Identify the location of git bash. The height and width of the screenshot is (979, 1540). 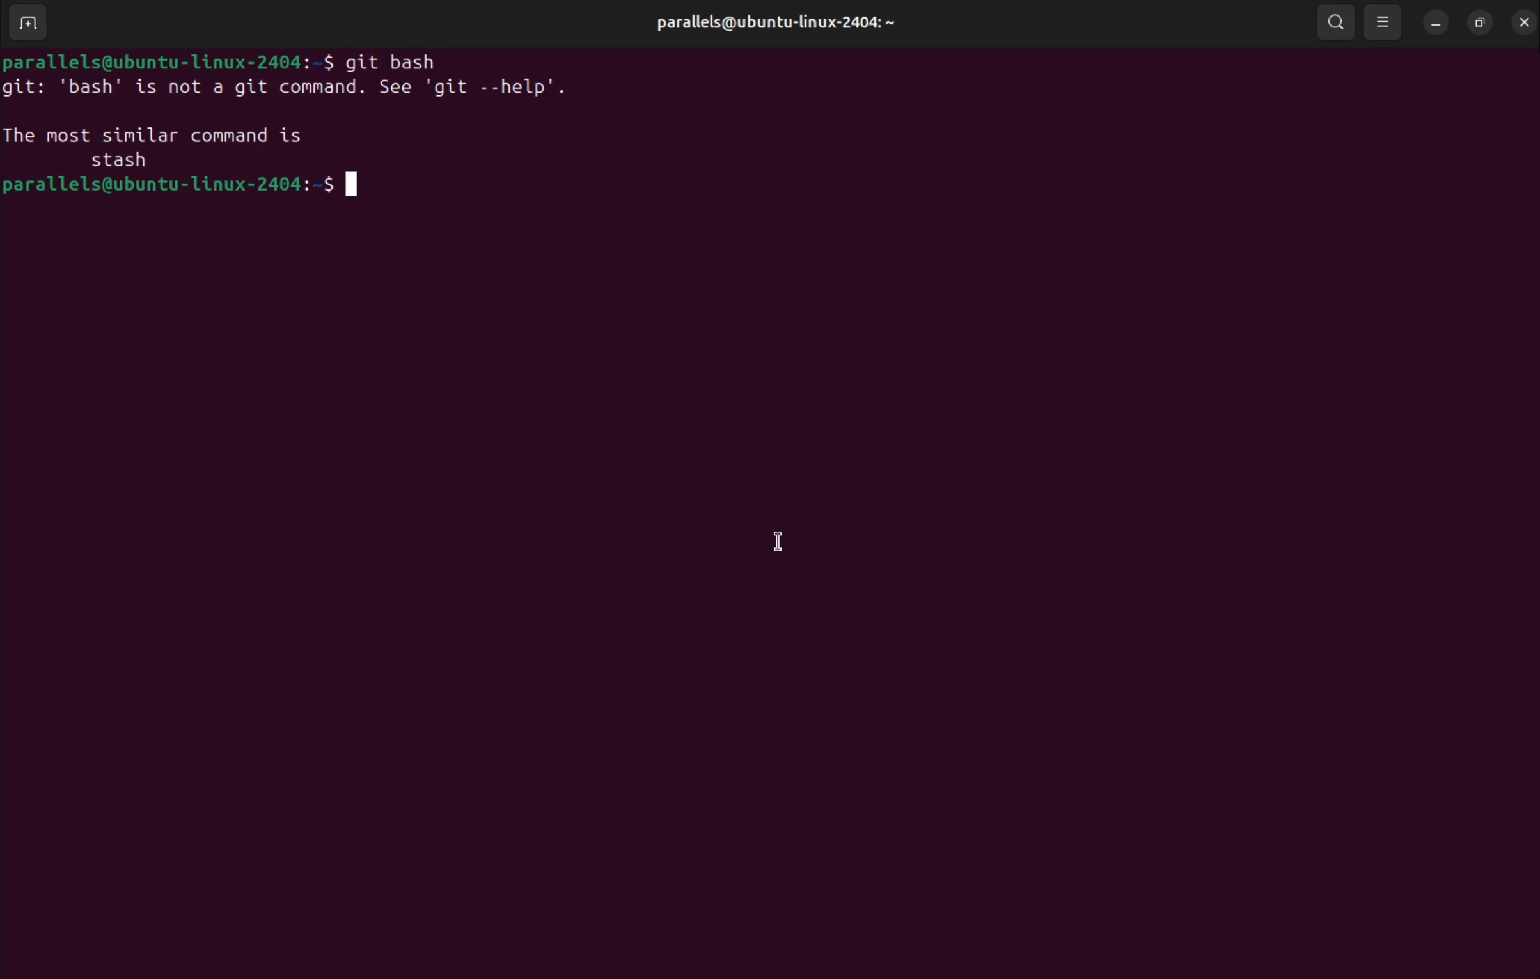
(394, 61).